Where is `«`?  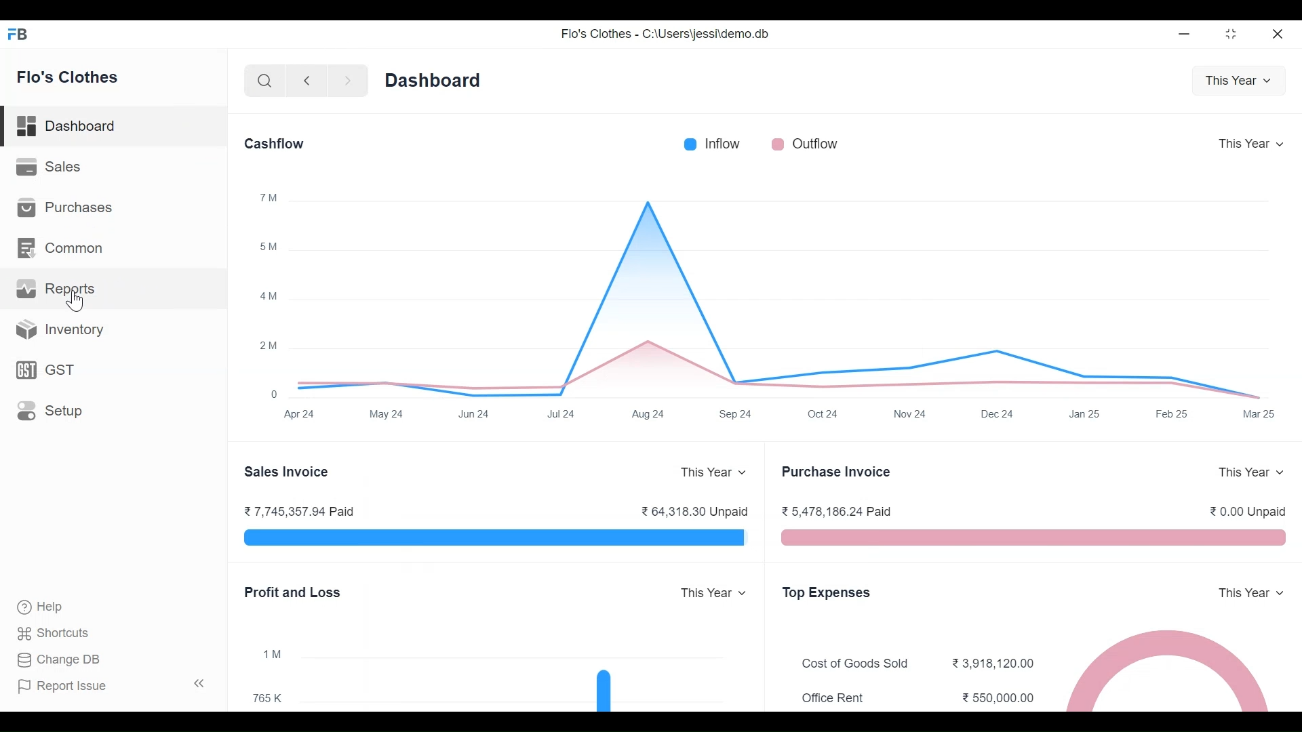
« is located at coordinates (199, 683).